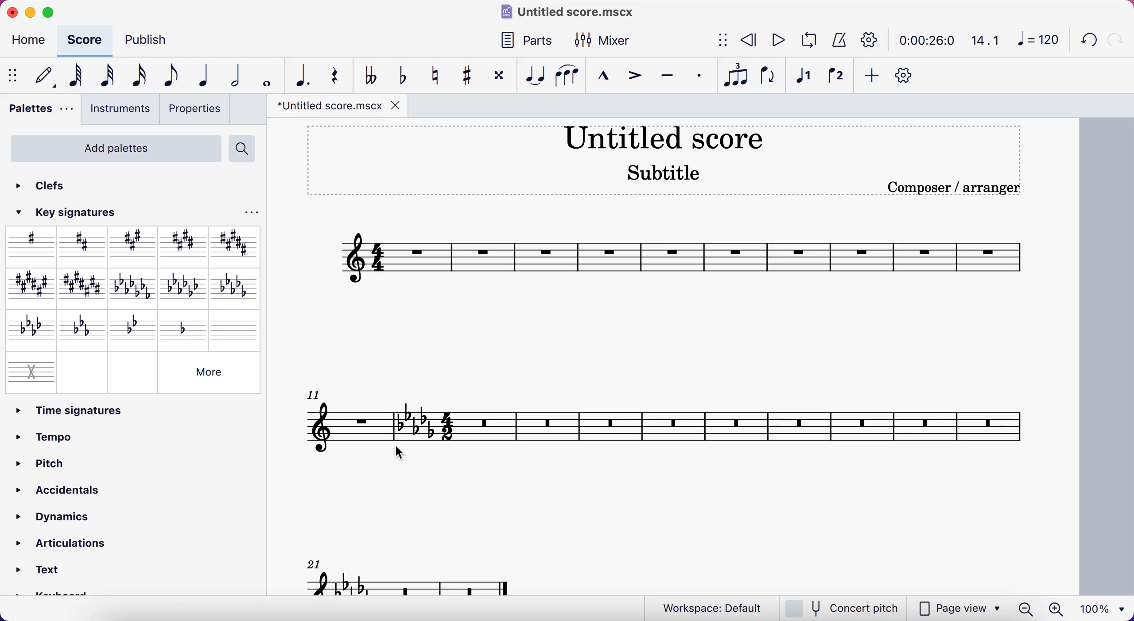 The width and height of the screenshot is (1134, 621). I want to click on 14.1, so click(985, 38).